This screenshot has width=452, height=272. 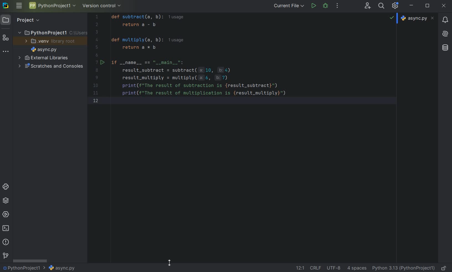 I want to click on project name, so click(x=52, y=5).